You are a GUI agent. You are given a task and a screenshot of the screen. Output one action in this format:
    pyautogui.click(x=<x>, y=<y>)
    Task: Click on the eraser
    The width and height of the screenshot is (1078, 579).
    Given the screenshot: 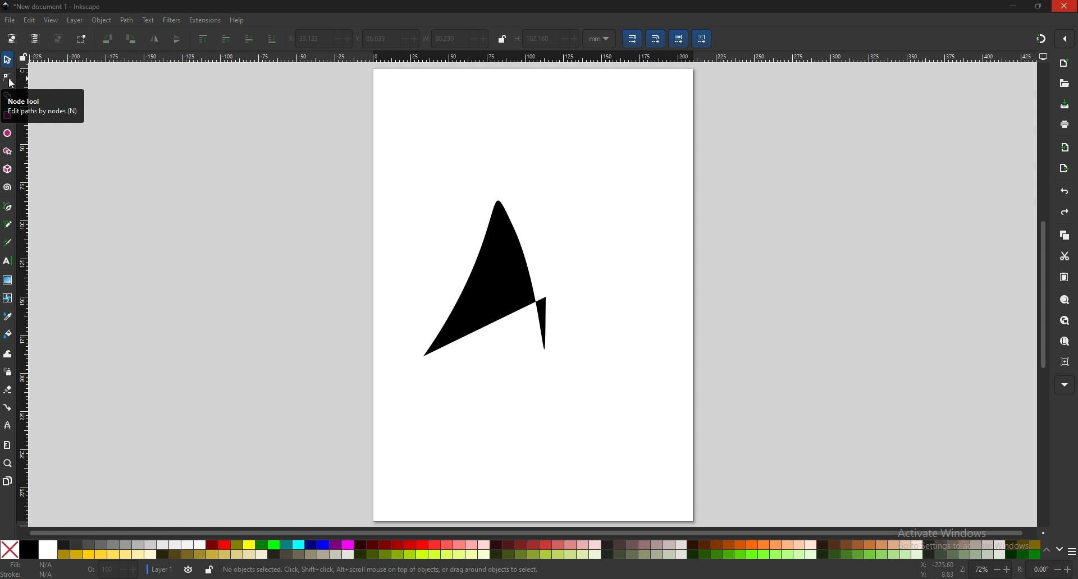 What is the action you would take?
    pyautogui.click(x=8, y=390)
    